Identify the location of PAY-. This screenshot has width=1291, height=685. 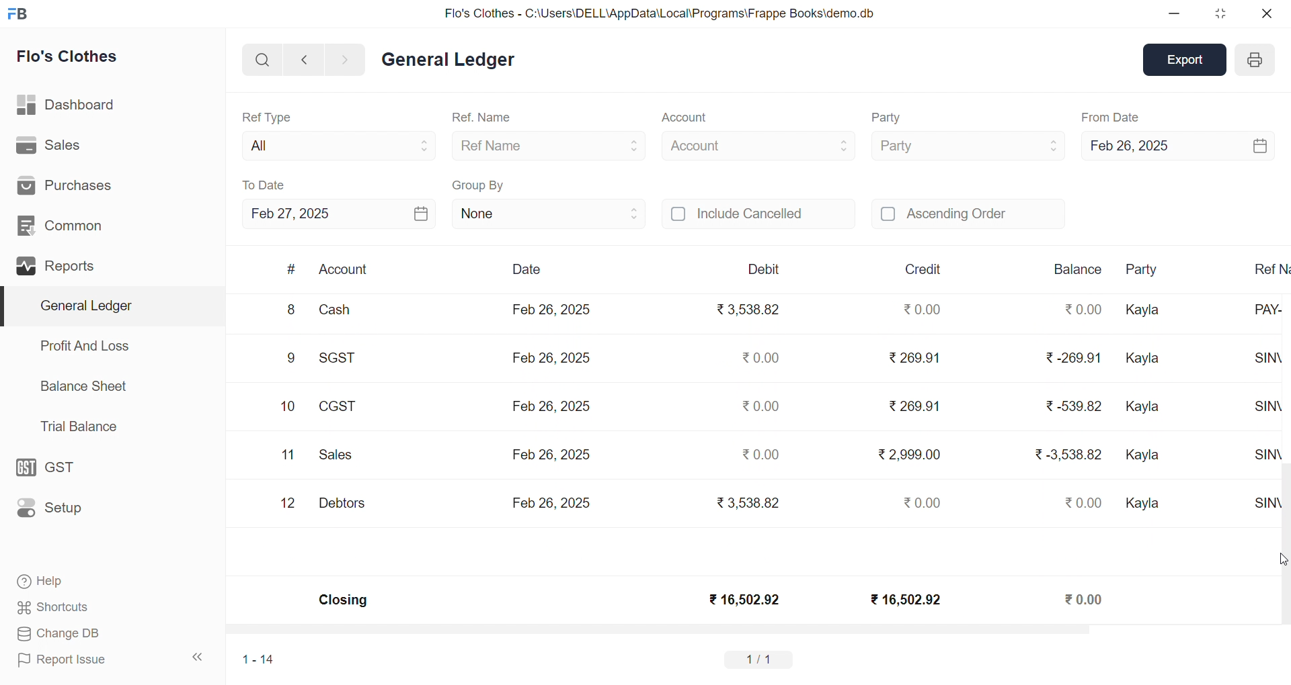
(1272, 316).